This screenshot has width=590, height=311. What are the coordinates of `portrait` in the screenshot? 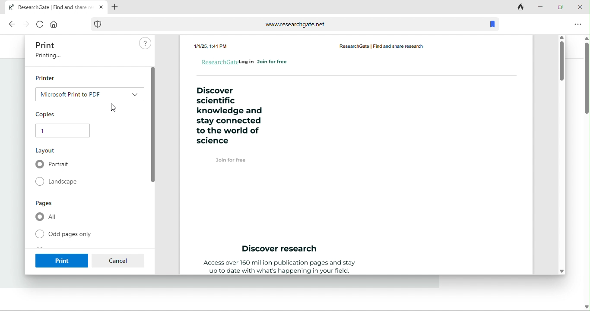 It's located at (54, 165).